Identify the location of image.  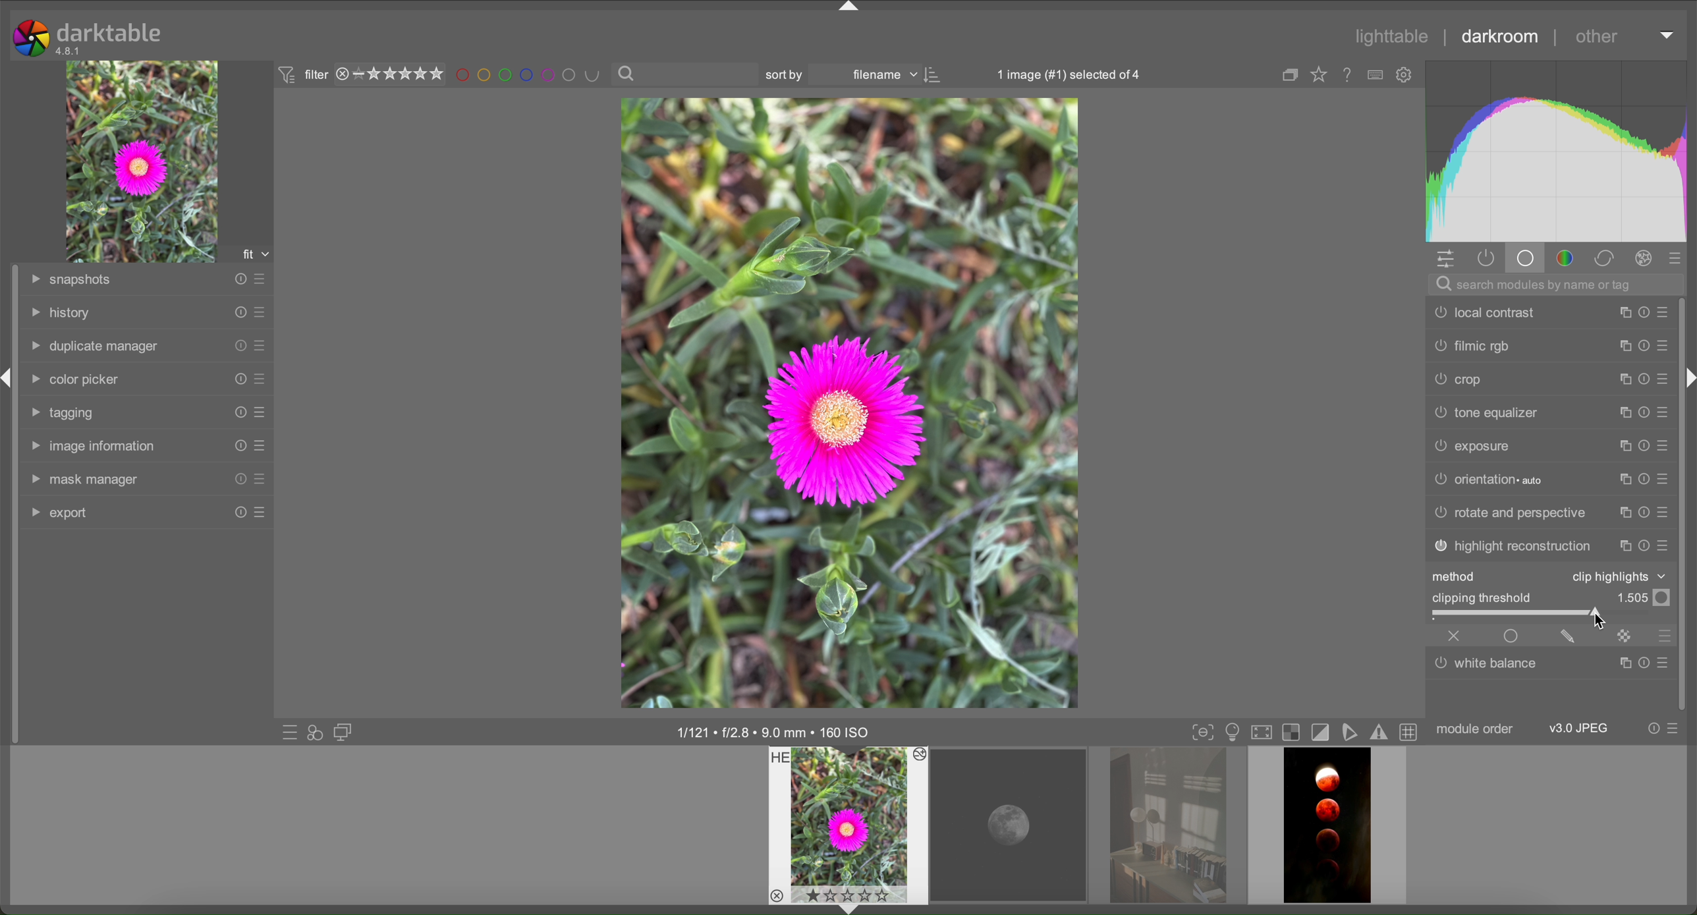
(144, 161).